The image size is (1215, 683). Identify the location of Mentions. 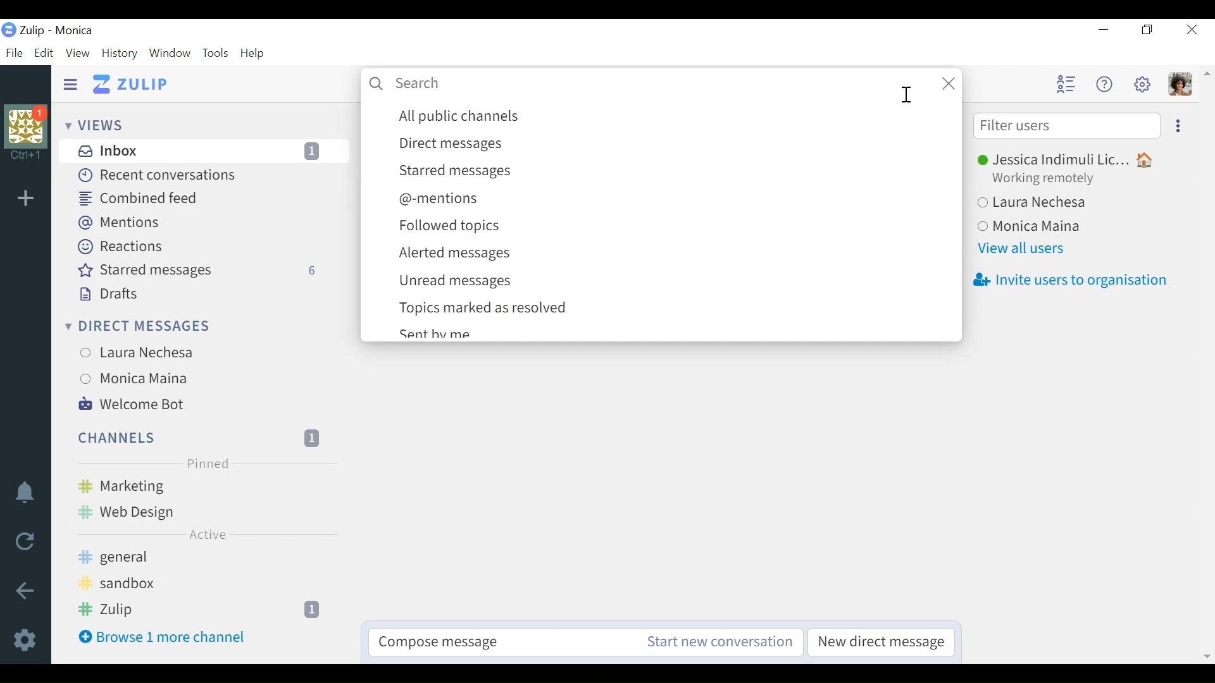
(120, 223).